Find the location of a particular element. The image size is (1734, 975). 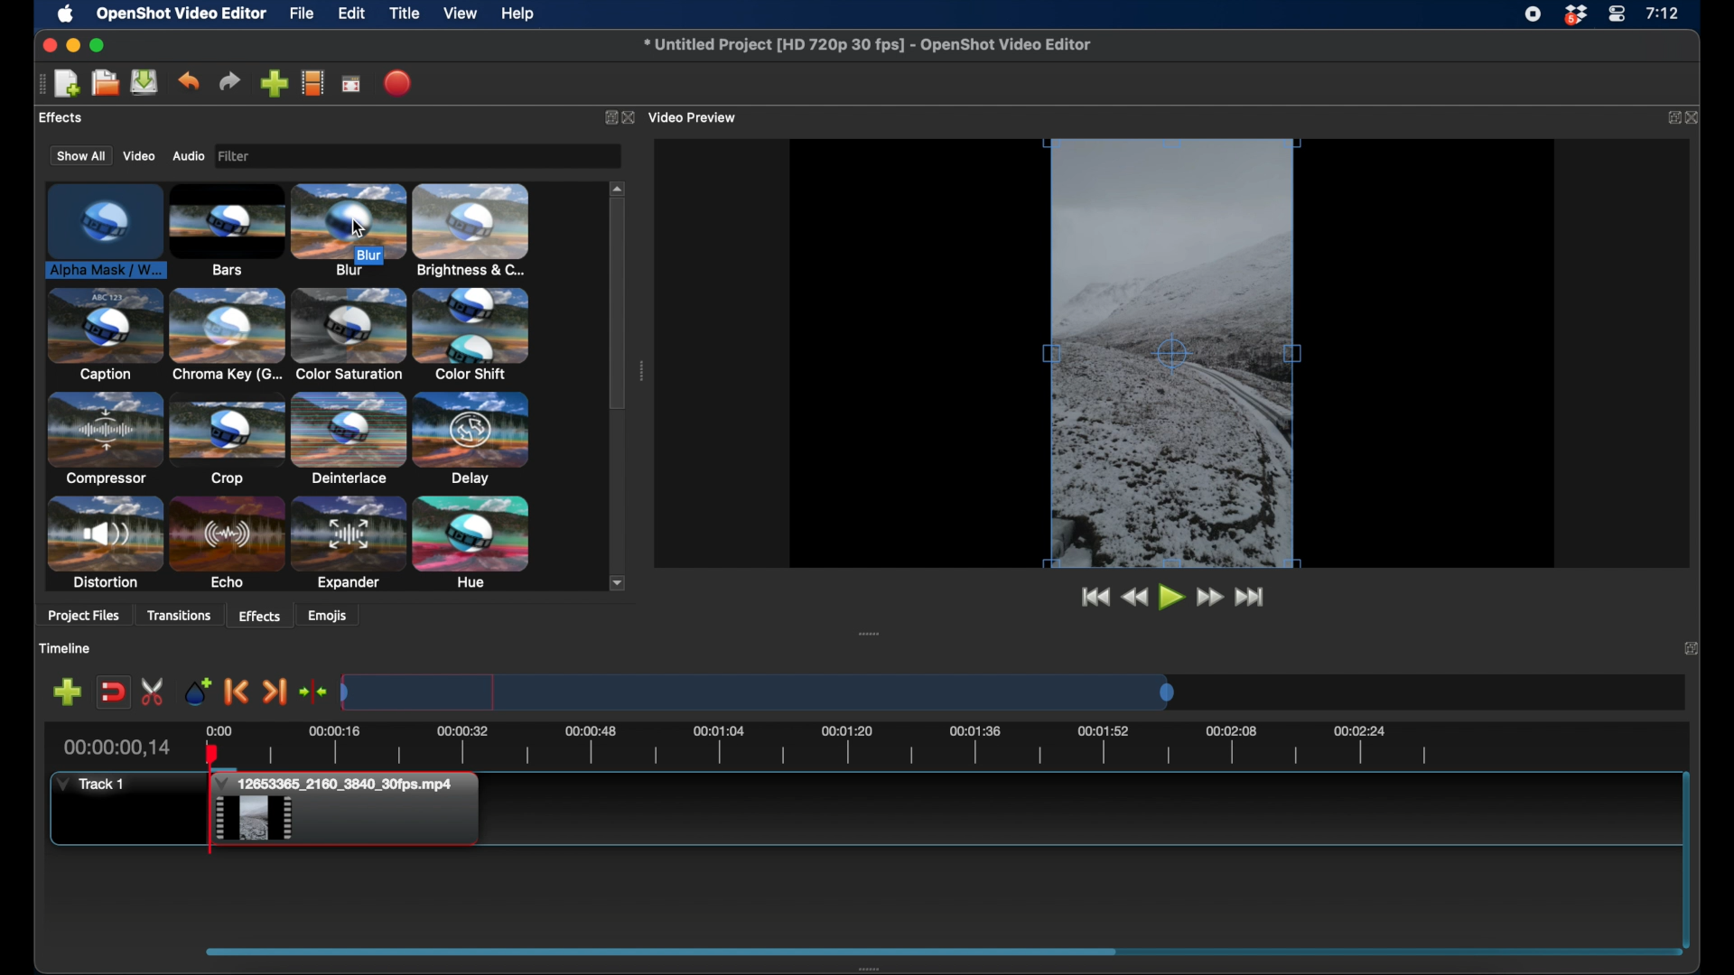

drag handle is located at coordinates (873, 968).